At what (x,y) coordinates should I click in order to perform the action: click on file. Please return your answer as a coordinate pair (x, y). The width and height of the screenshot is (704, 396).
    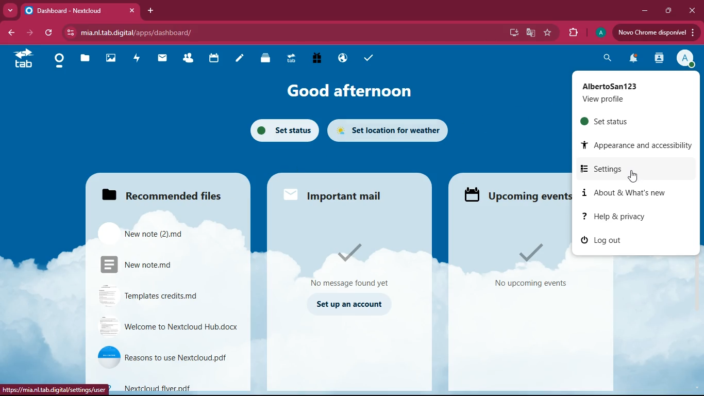
    Looking at the image, I should click on (170, 358).